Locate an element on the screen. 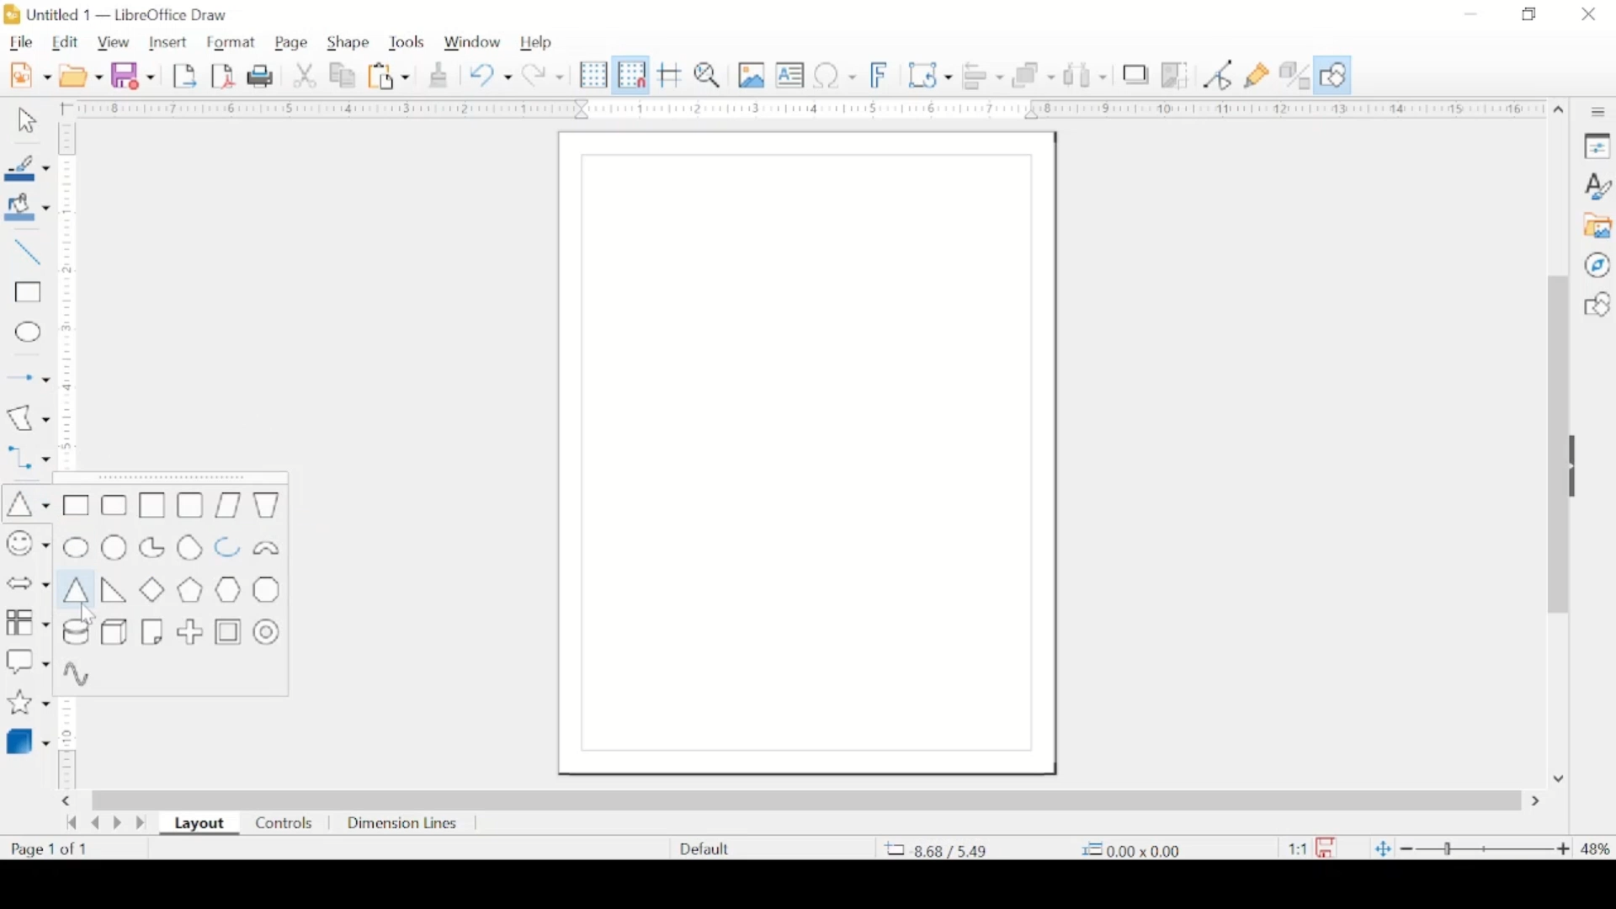  insert ellipse is located at coordinates (27, 332).